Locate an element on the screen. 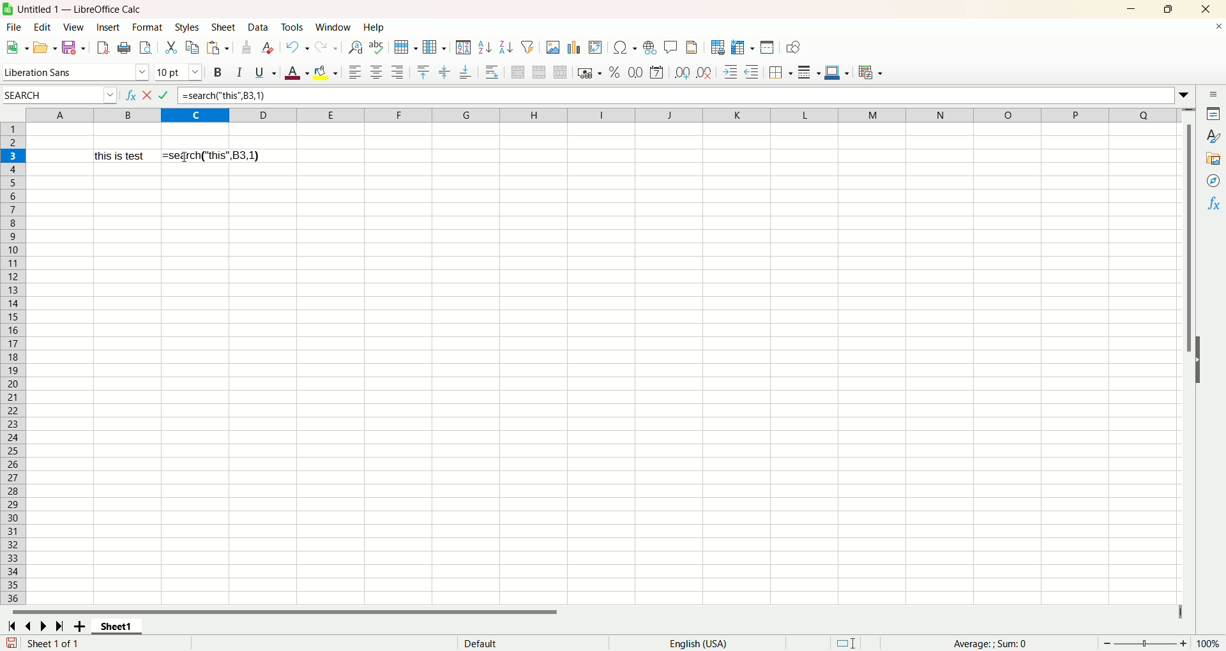  undo is located at coordinates (298, 47).